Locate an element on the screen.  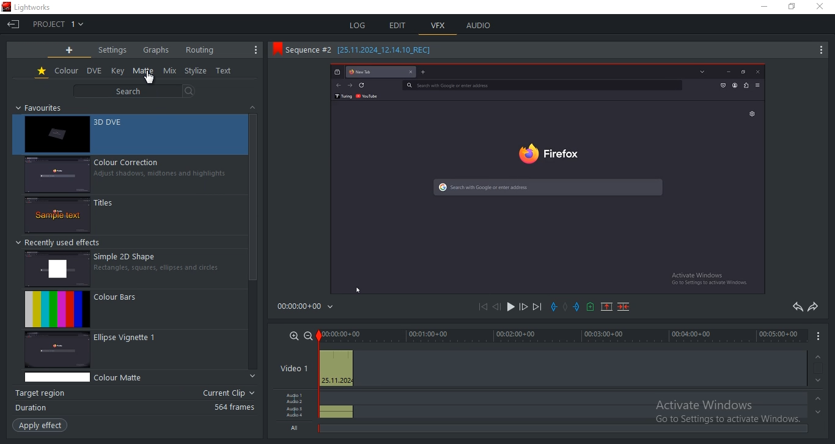
add an in mark is located at coordinates (554, 307).